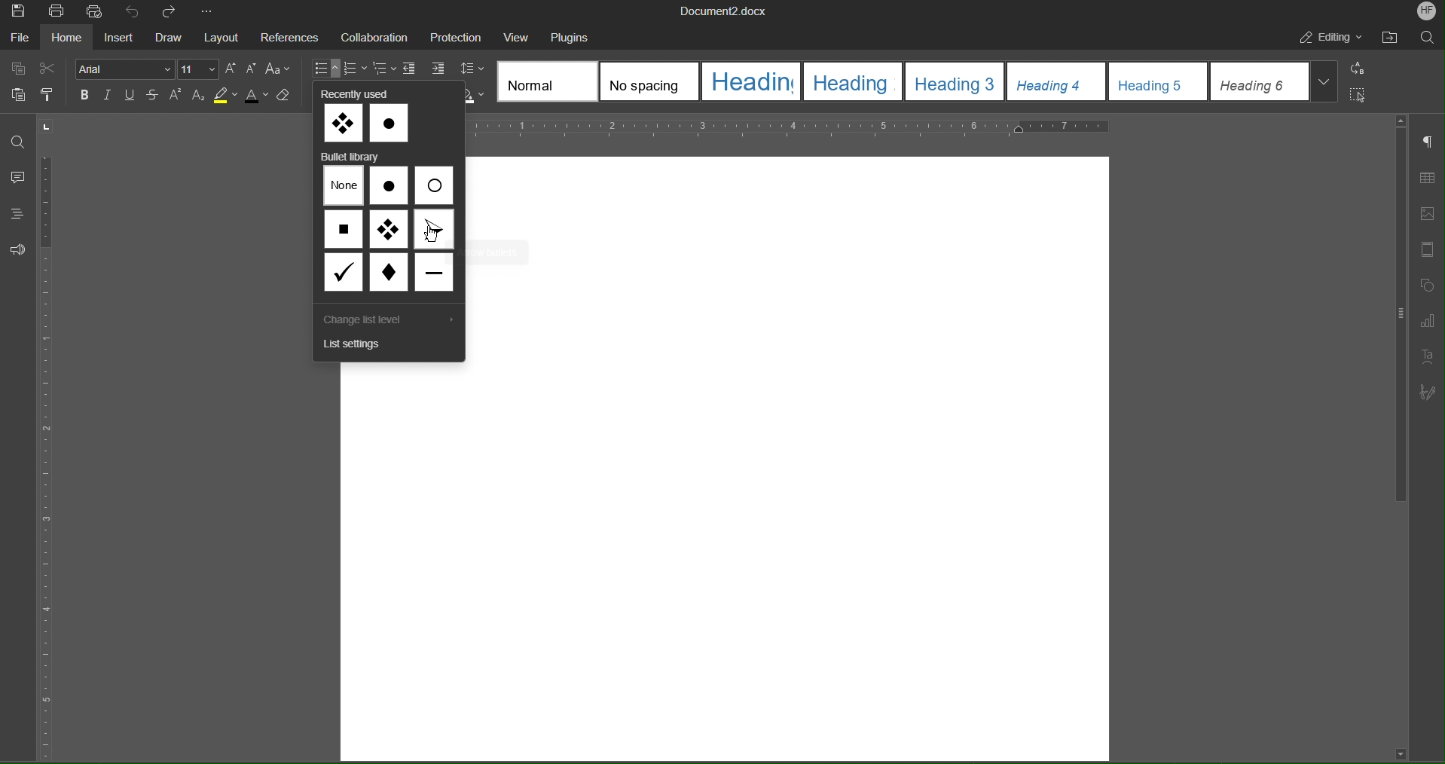 The image size is (1445, 764). I want to click on Line Spacing, so click(473, 65).